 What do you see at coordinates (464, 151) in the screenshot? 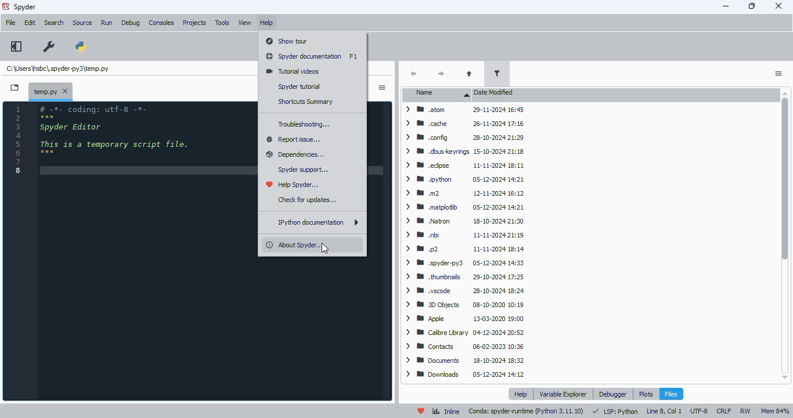
I see `> WM .dbuskeyrings 15-10-2024 21:18` at bounding box center [464, 151].